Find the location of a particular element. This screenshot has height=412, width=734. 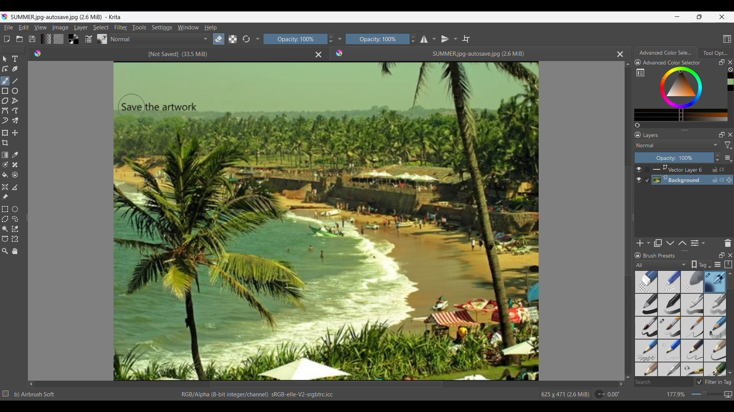

Open new document is located at coordinates (6, 39).